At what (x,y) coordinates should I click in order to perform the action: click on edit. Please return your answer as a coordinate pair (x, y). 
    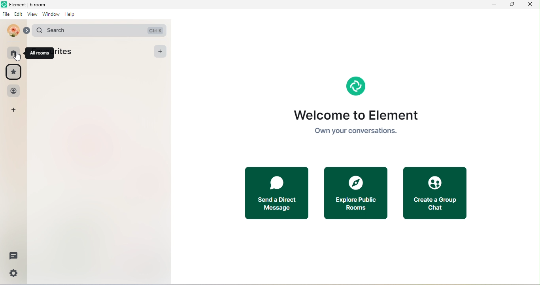
    Looking at the image, I should click on (19, 15).